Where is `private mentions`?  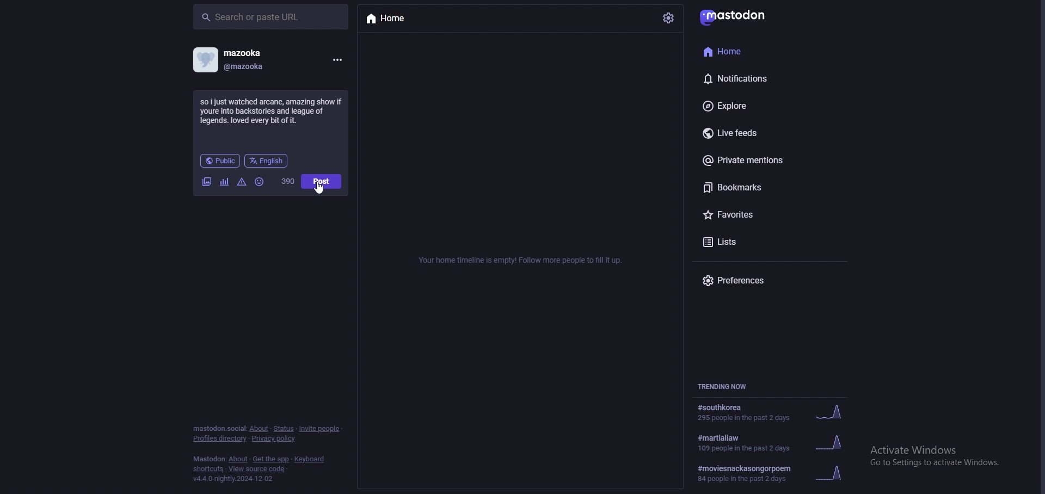
private mentions is located at coordinates (760, 160).